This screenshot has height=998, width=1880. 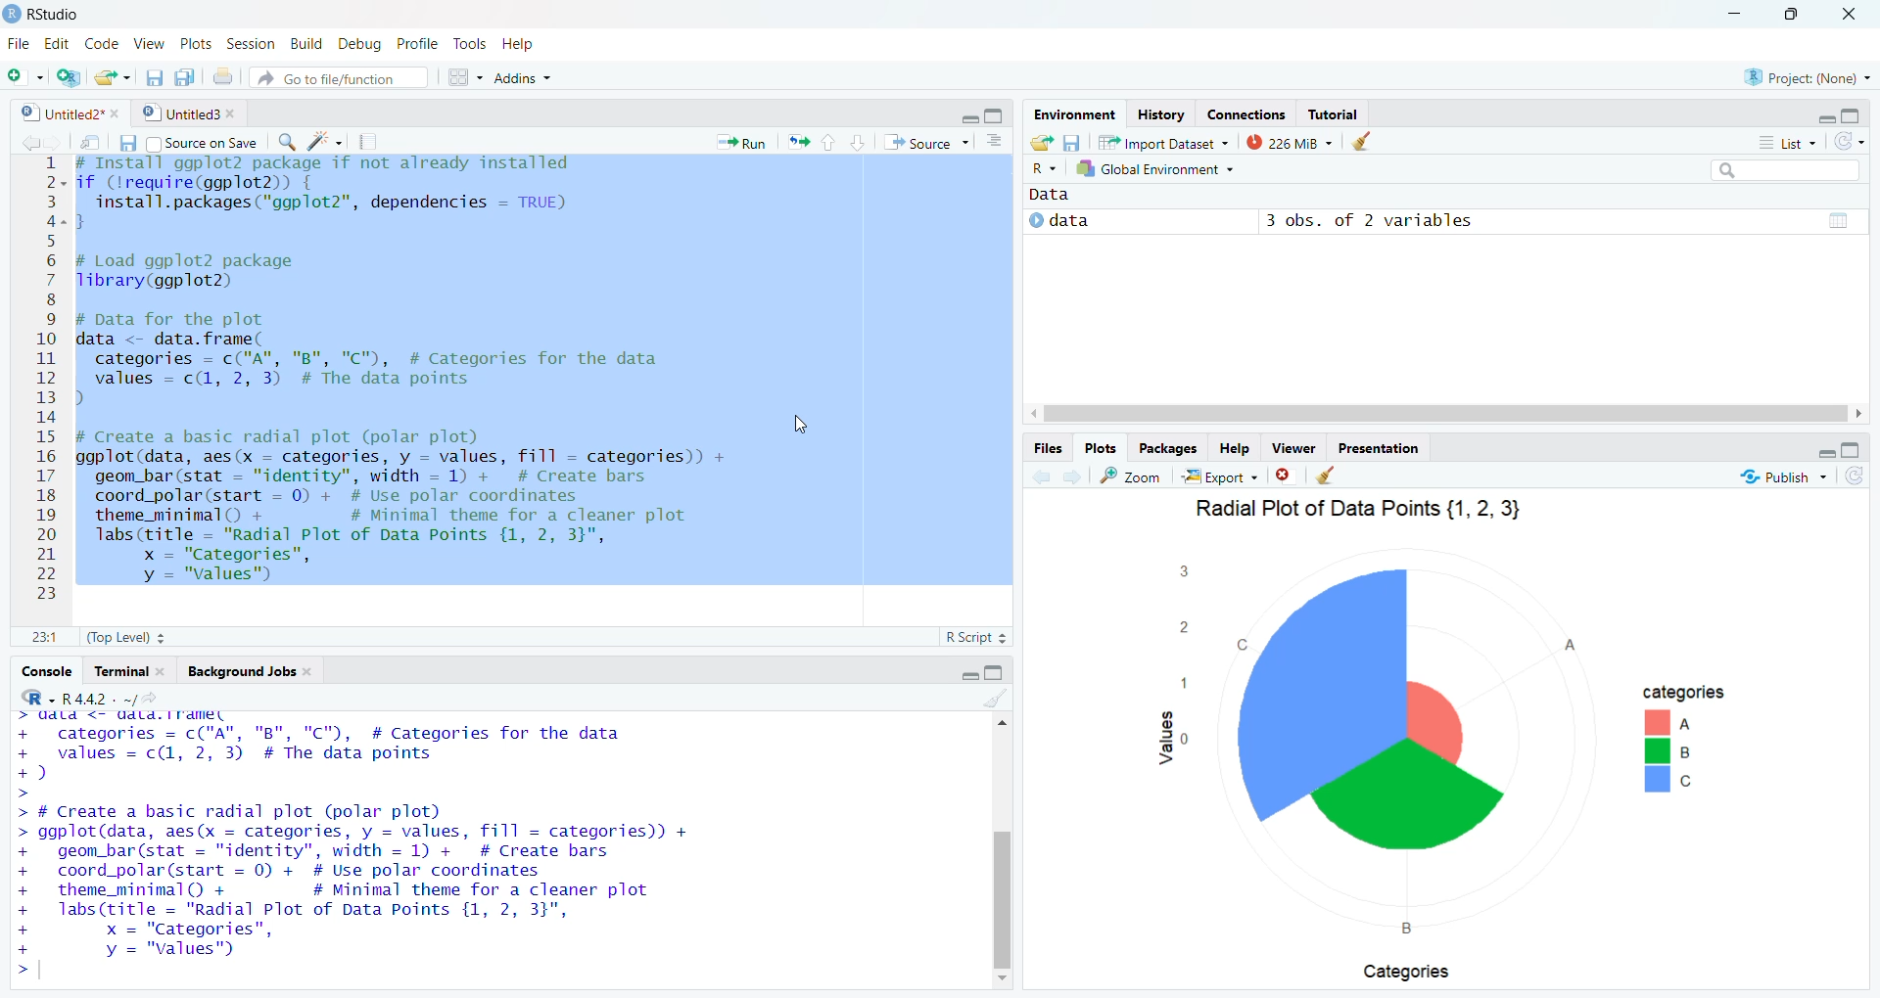 What do you see at coordinates (1785, 142) in the screenshot?
I see `List` at bounding box center [1785, 142].